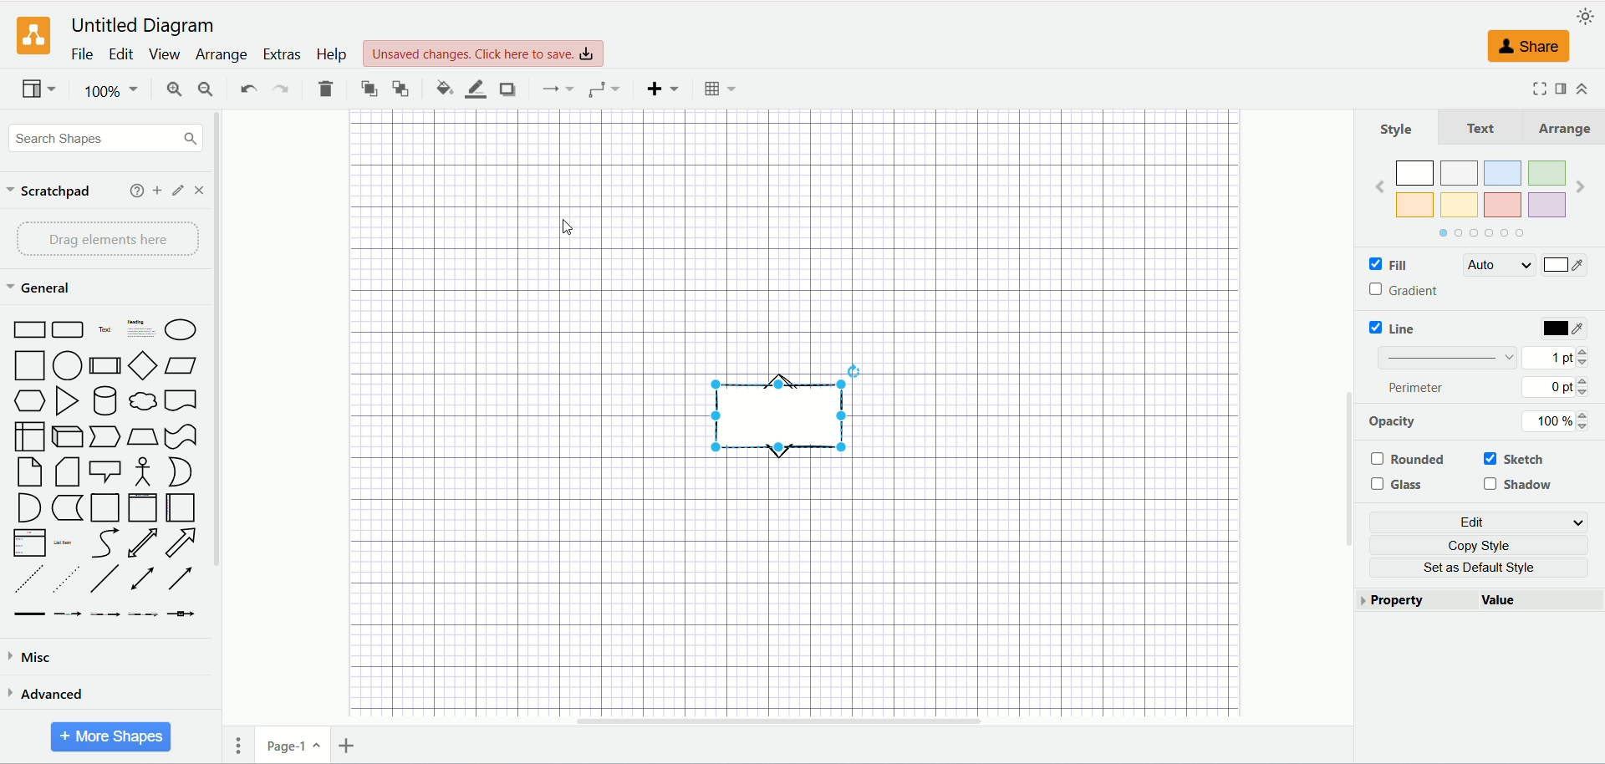  What do you see at coordinates (1501, 266) in the screenshot?
I see `auto` at bounding box center [1501, 266].